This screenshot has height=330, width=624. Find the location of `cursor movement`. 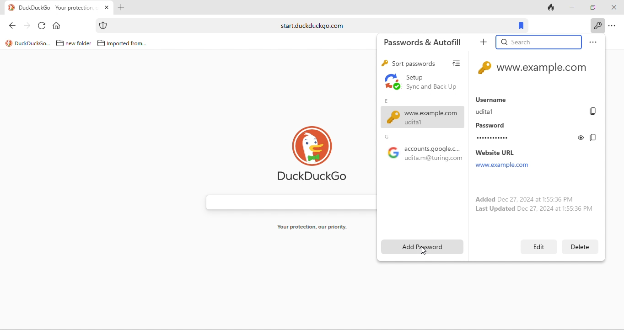

cursor movement is located at coordinates (423, 252).